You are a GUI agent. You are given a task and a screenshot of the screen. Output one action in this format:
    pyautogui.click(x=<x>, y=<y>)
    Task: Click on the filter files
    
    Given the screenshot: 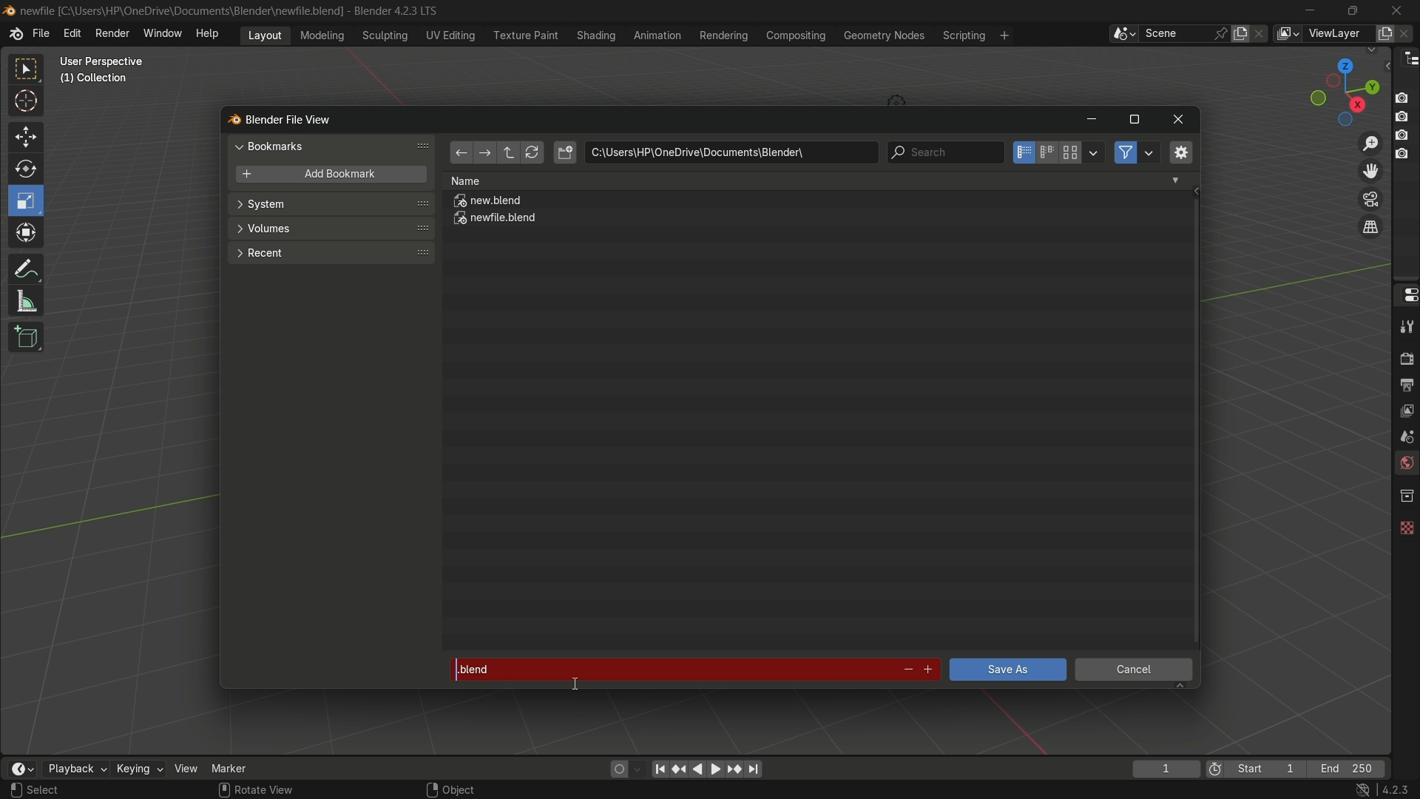 What is the action you would take?
    pyautogui.click(x=1125, y=152)
    